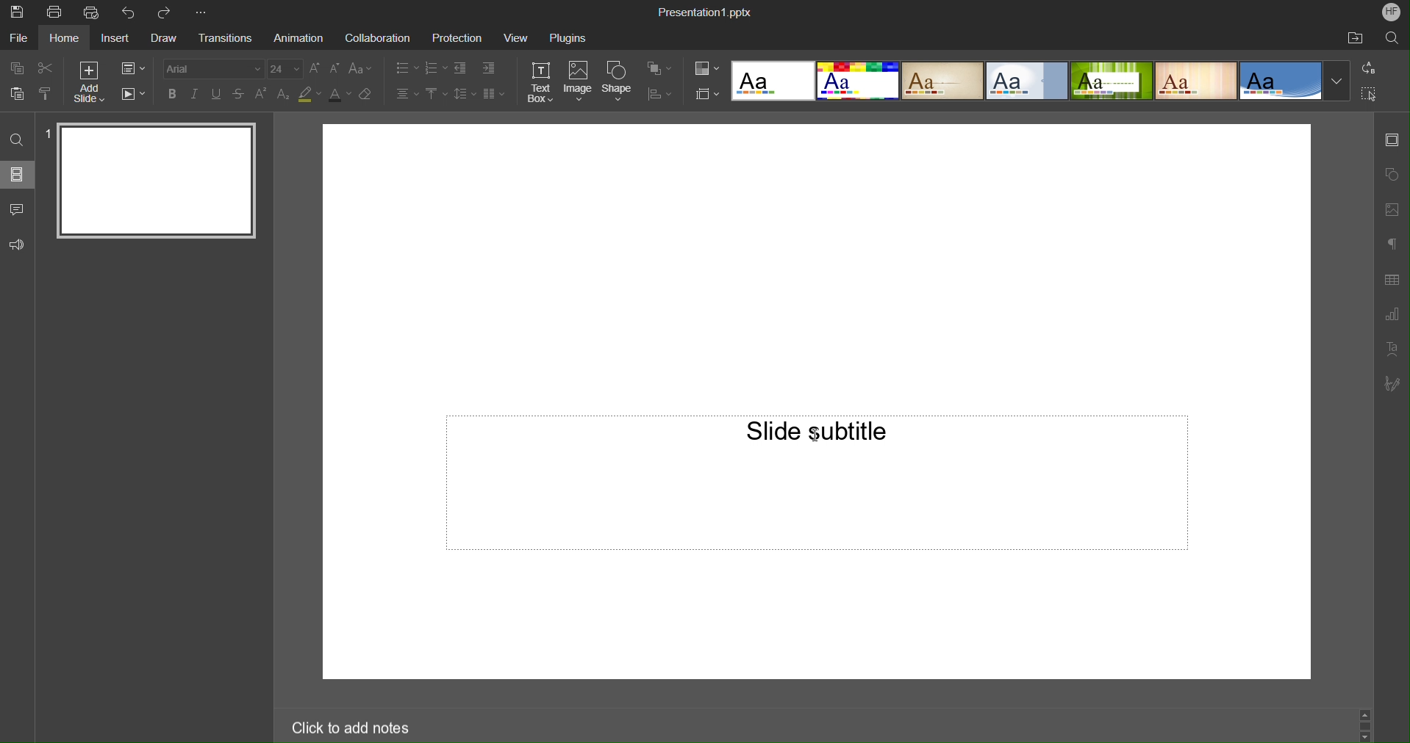  Describe the element at coordinates (15, 94) in the screenshot. I see `Paste` at that location.